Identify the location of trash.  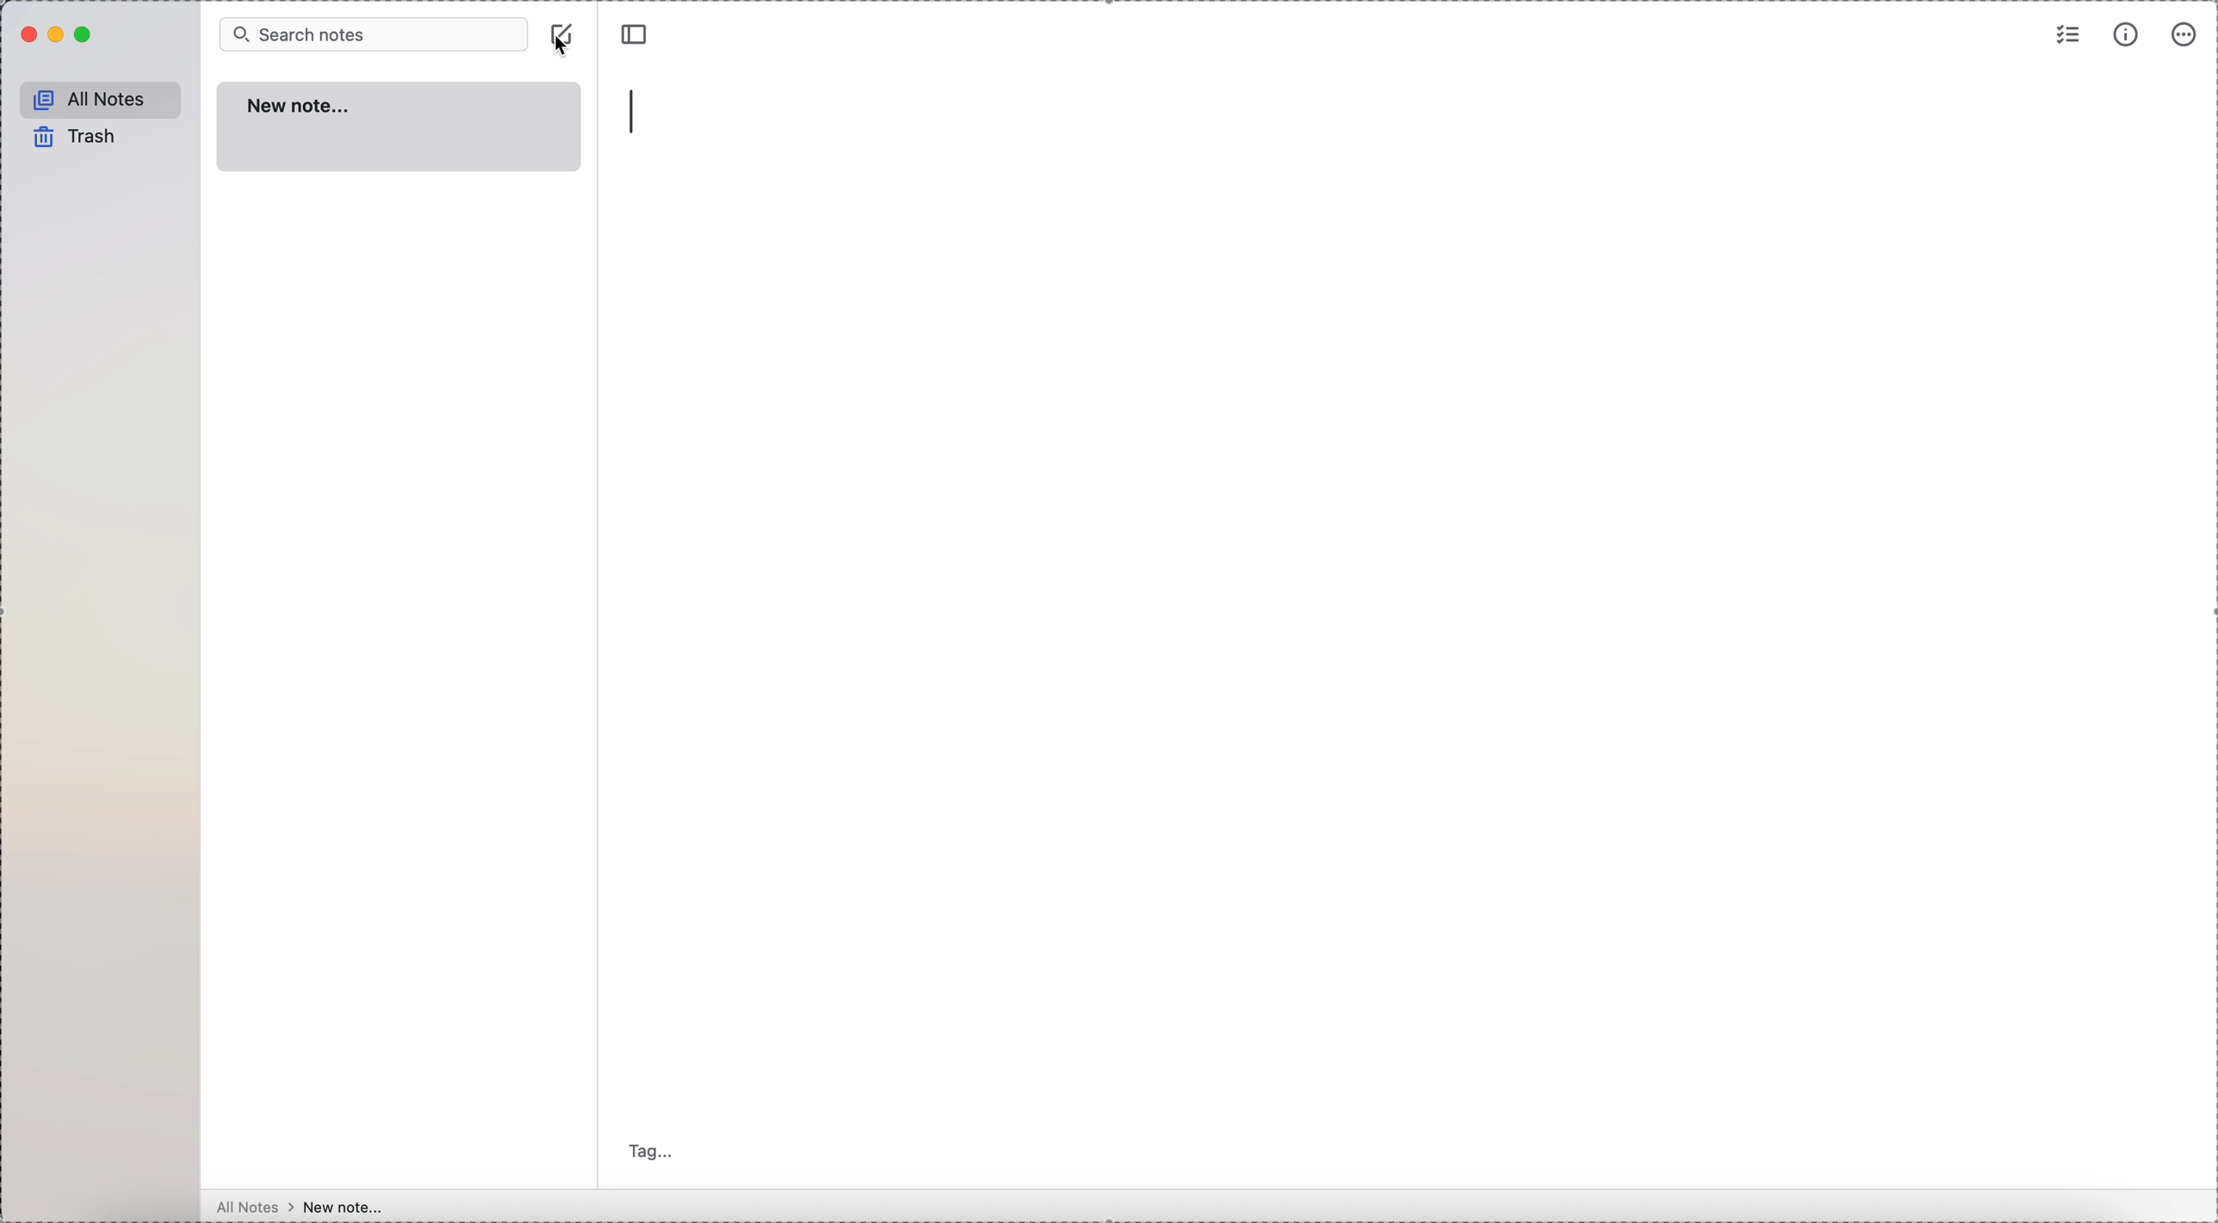
(71, 136).